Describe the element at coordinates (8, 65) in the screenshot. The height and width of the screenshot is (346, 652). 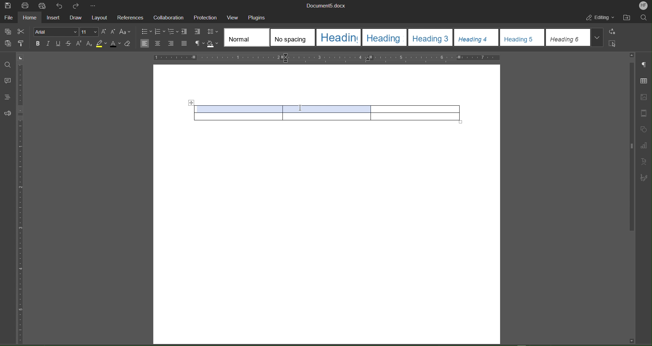
I see `Find` at that location.